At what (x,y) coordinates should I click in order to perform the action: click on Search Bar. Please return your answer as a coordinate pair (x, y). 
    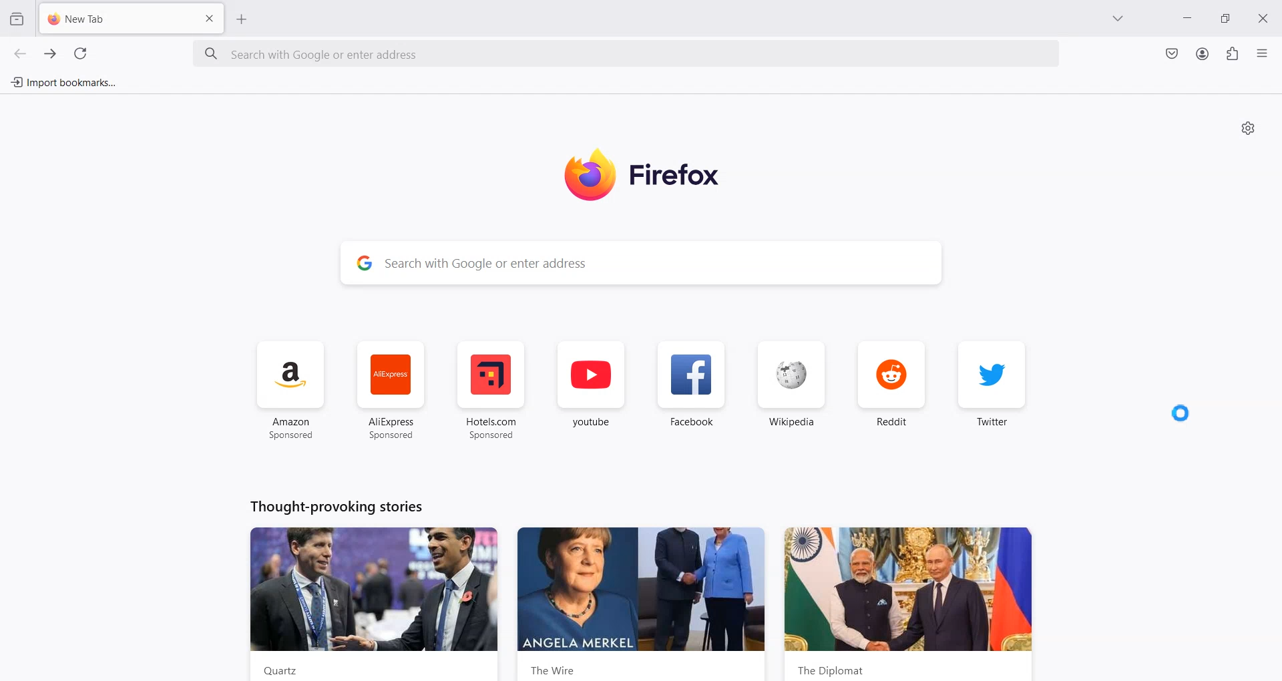
    Looking at the image, I should click on (662, 266).